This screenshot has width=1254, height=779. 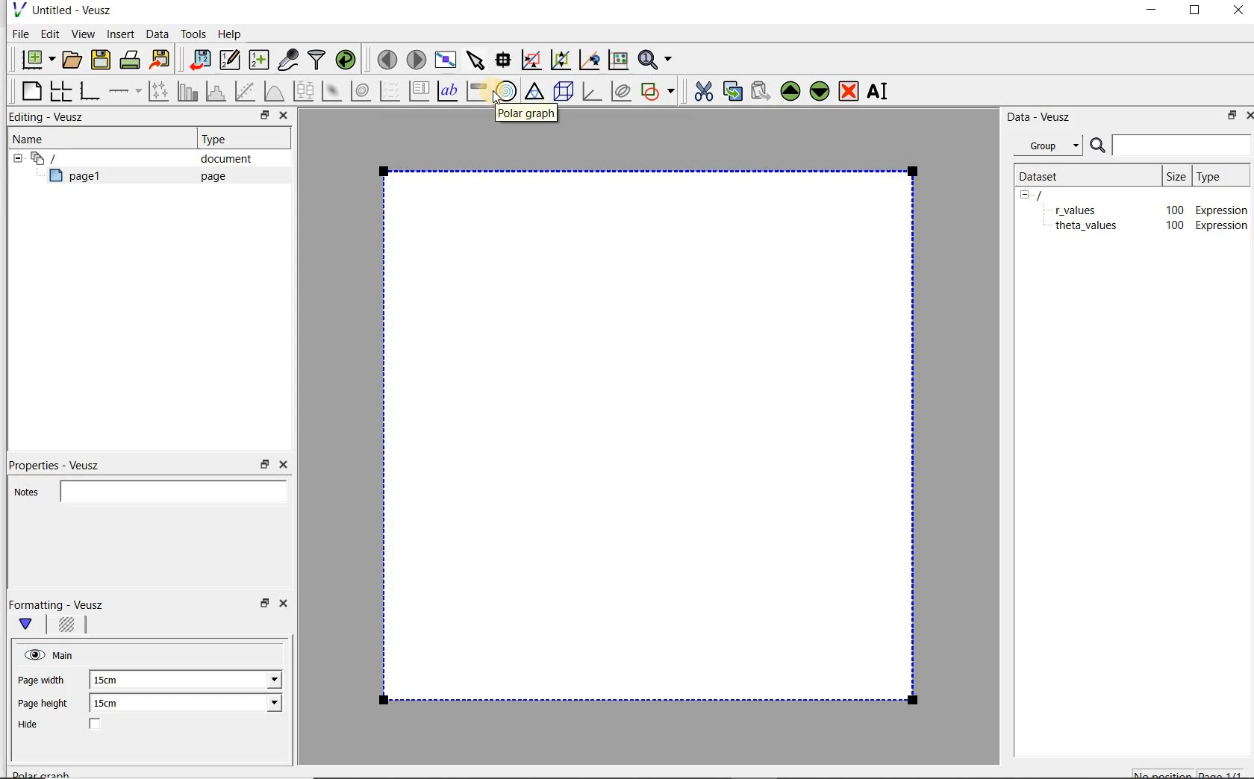 What do you see at coordinates (89, 92) in the screenshot?
I see `base graph` at bounding box center [89, 92].